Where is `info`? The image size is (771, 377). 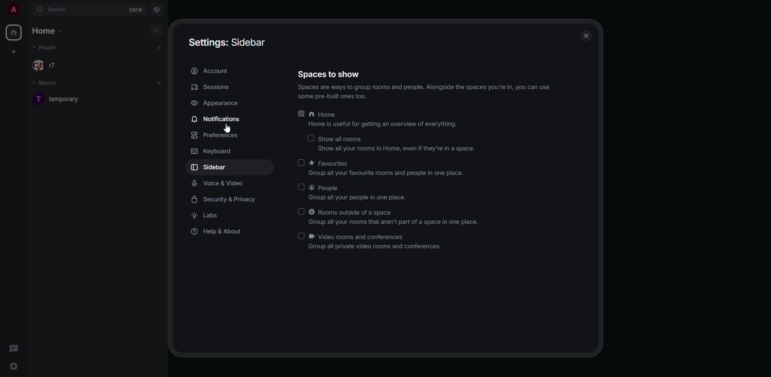 info is located at coordinates (427, 92).